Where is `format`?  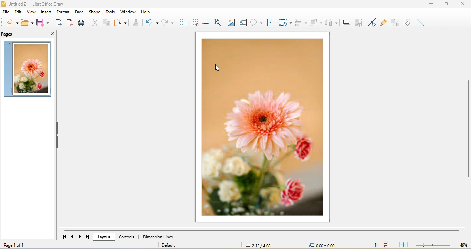 format is located at coordinates (63, 12).